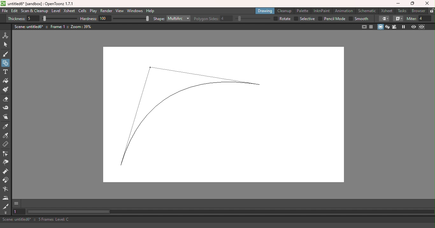 The width and height of the screenshot is (435, 228). Describe the element at coordinates (82, 11) in the screenshot. I see `Cells` at that location.